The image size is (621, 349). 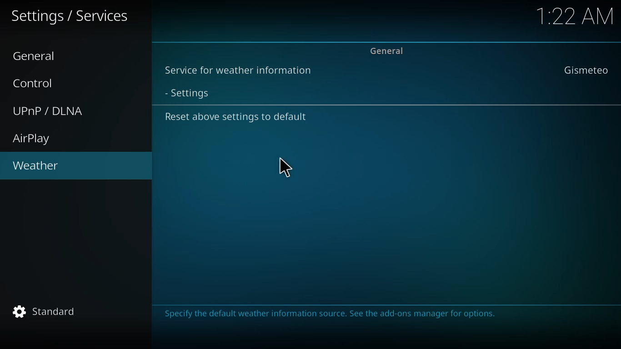 What do you see at coordinates (194, 93) in the screenshot?
I see `settings` at bounding box center [194, 93].